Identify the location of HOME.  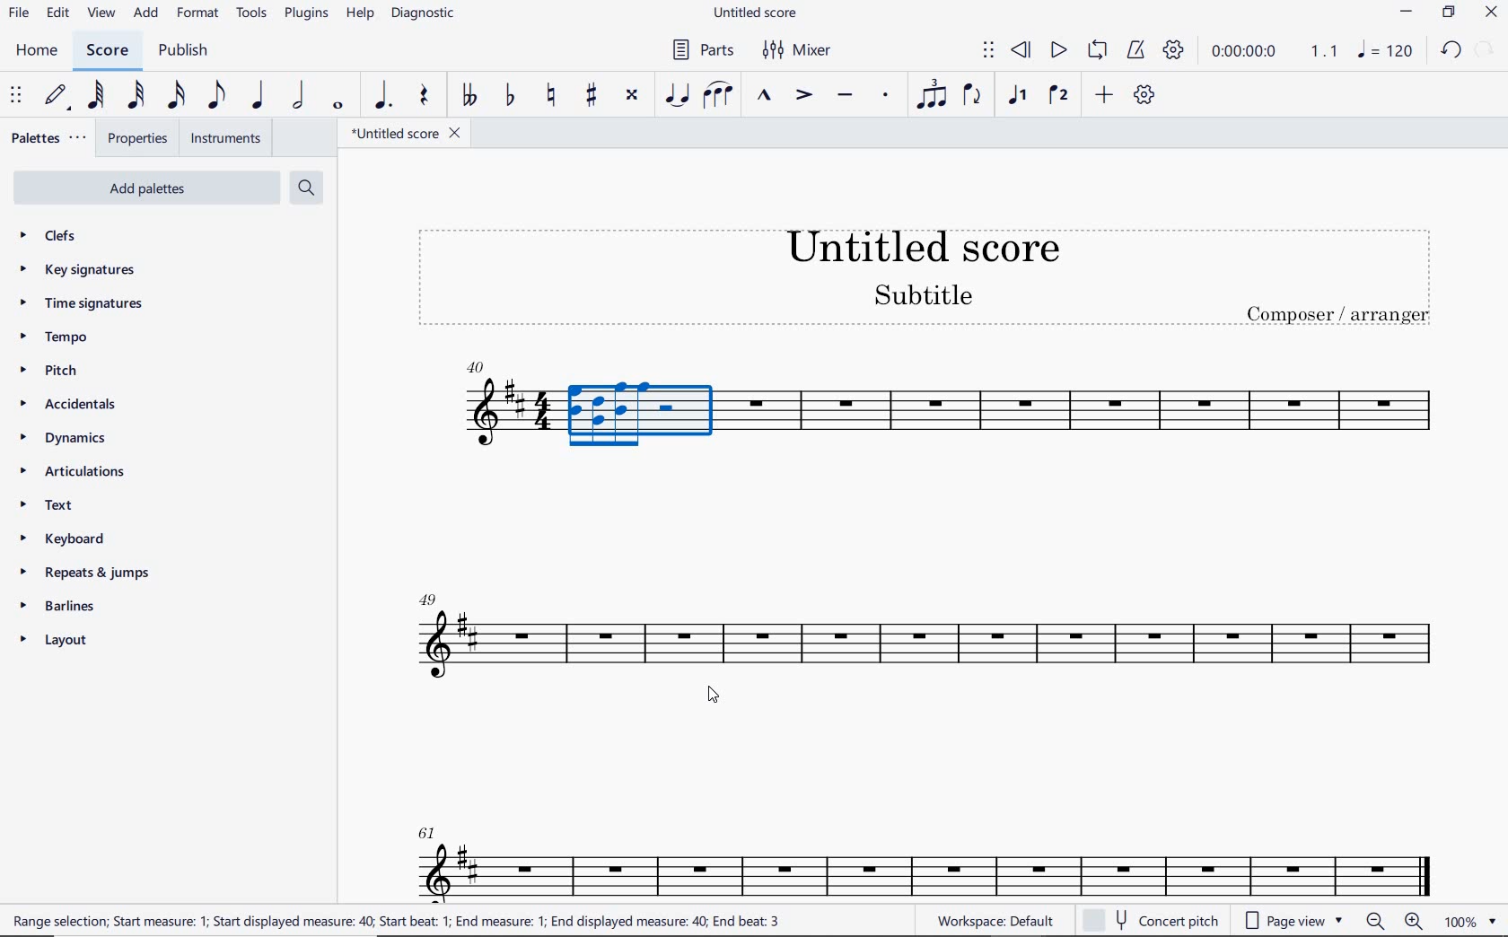
(36, 51).